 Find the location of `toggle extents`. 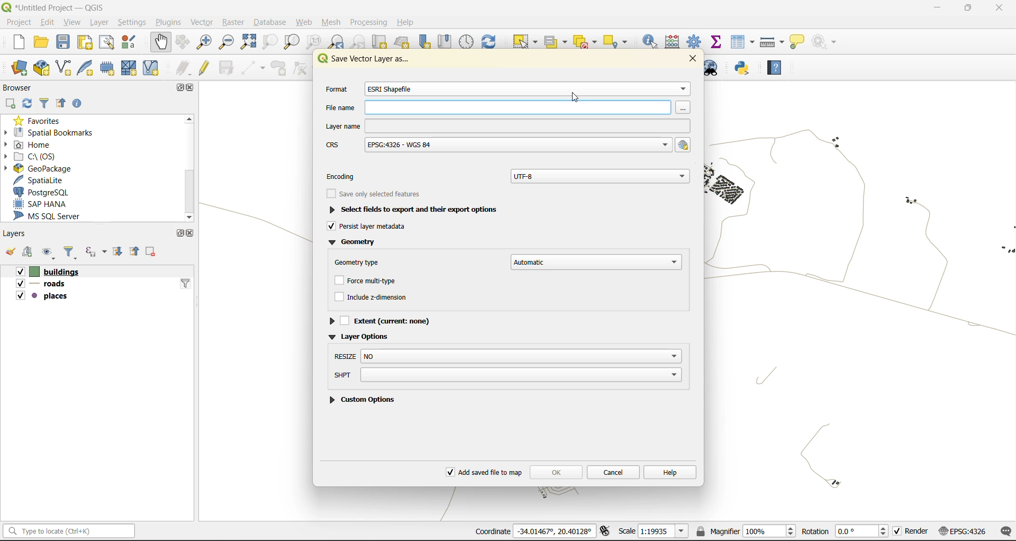

toggle extents is located at coordinates (607, 531).